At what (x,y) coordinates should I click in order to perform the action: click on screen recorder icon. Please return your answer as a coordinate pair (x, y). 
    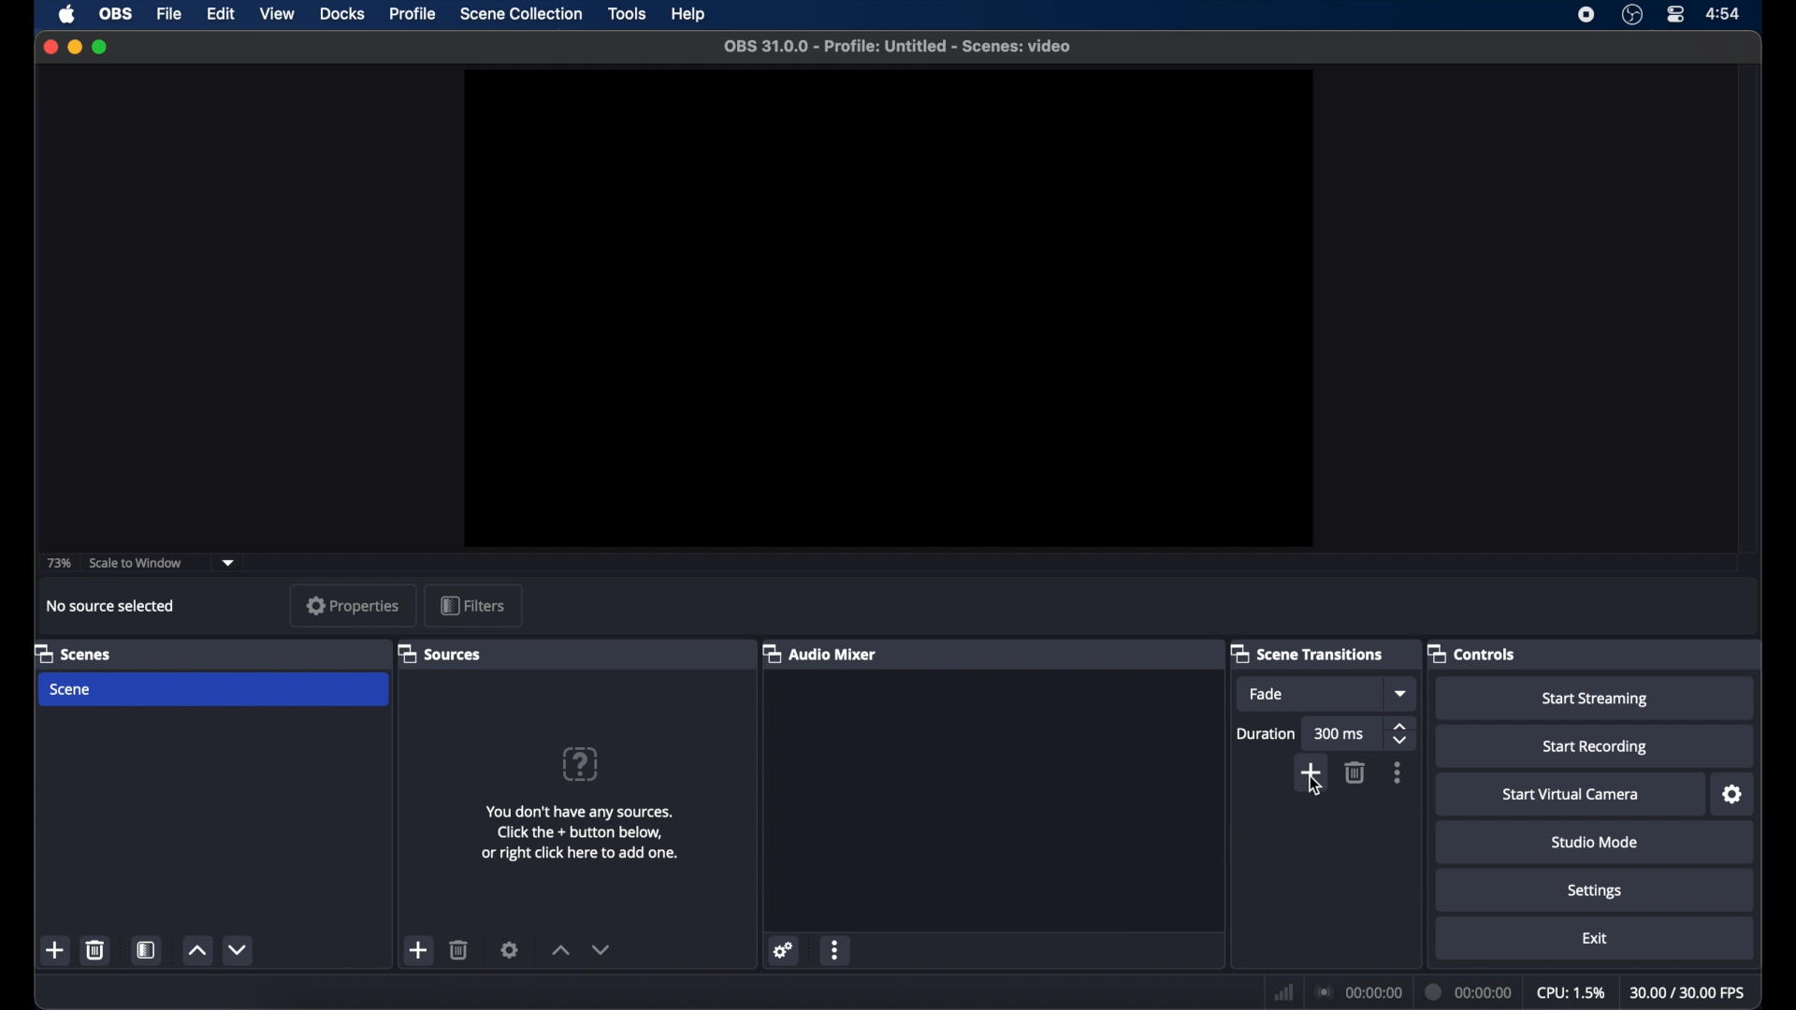
    Looking at the image, I should click on (1586, 15).